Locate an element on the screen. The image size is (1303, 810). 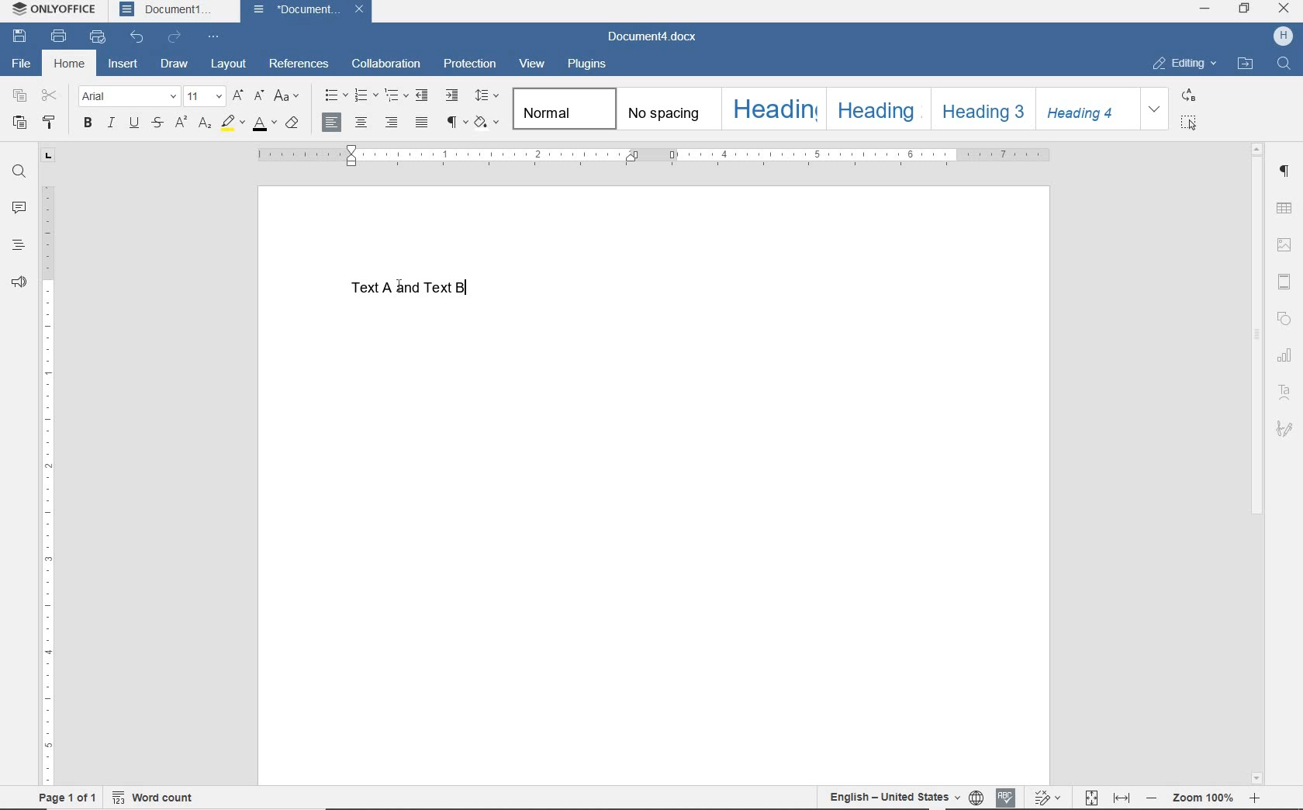
restore down is located at coordinates (1245, 9).